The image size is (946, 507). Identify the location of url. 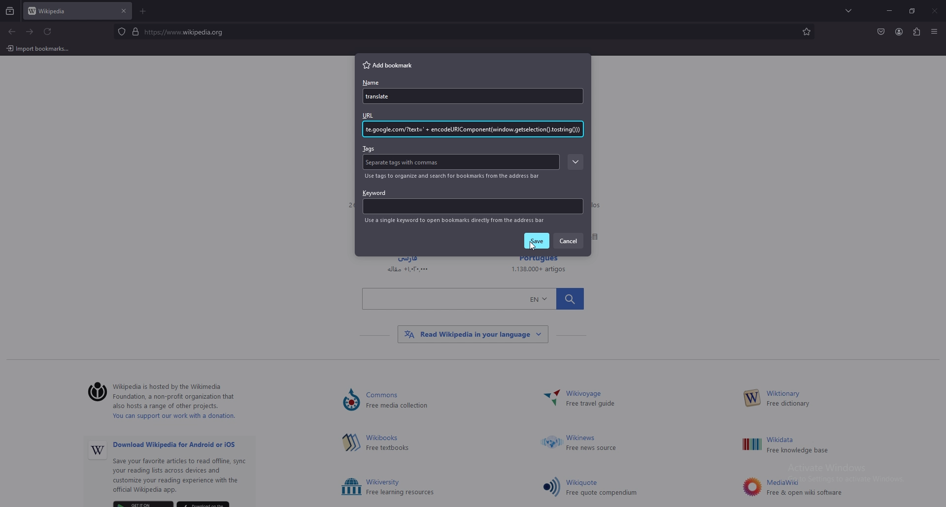
(475, 130).